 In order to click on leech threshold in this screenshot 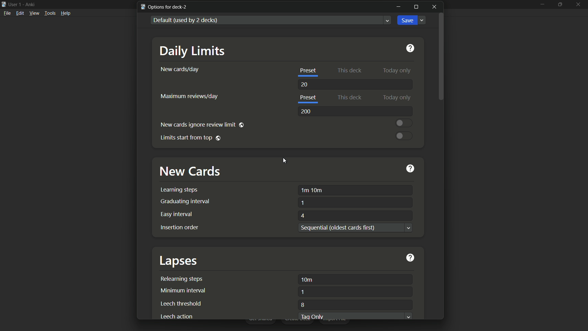, I will do `click(181, 302)`.